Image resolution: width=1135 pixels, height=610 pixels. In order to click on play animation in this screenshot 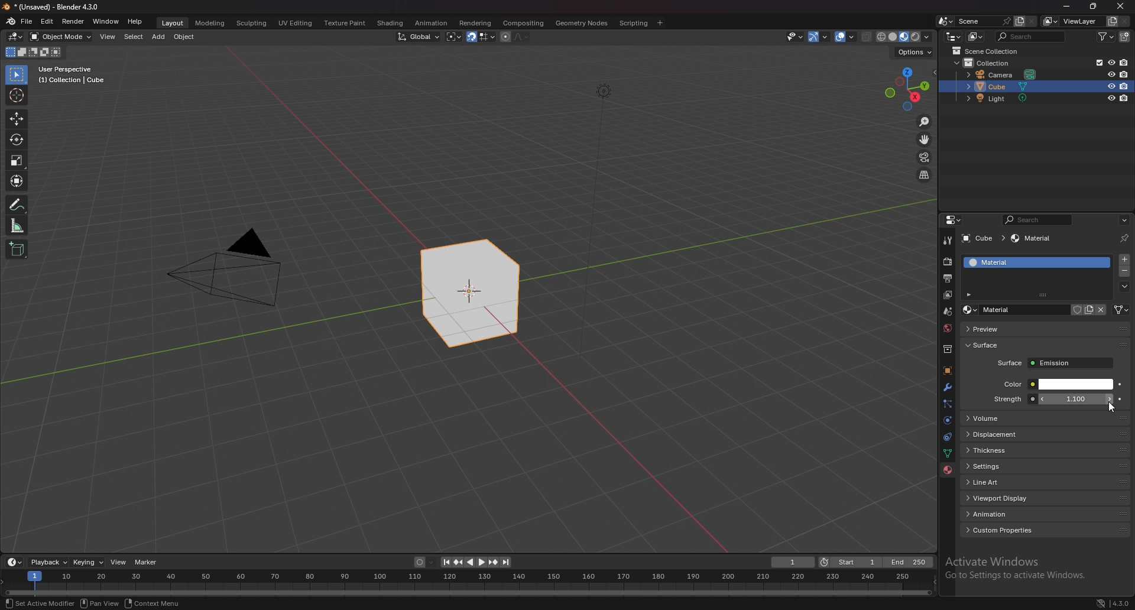, I will do `click(475, 562)`.